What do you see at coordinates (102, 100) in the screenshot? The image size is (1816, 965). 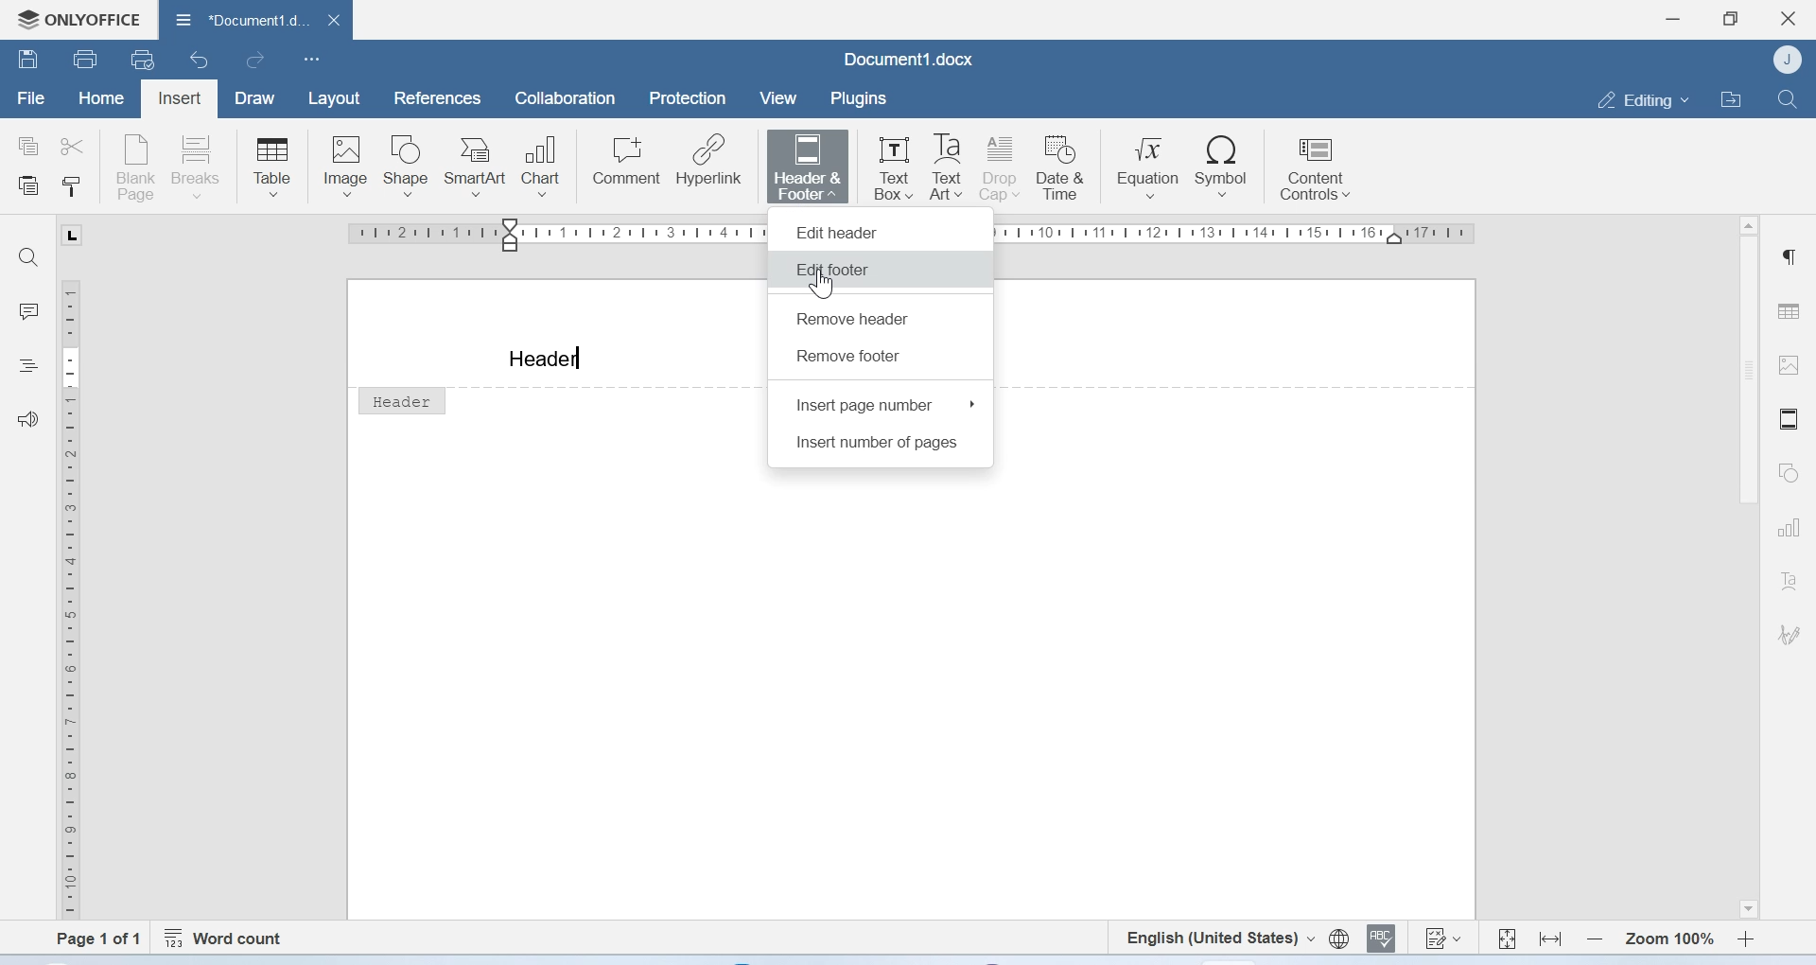 I see `Home` at bounding box center [102, 100].